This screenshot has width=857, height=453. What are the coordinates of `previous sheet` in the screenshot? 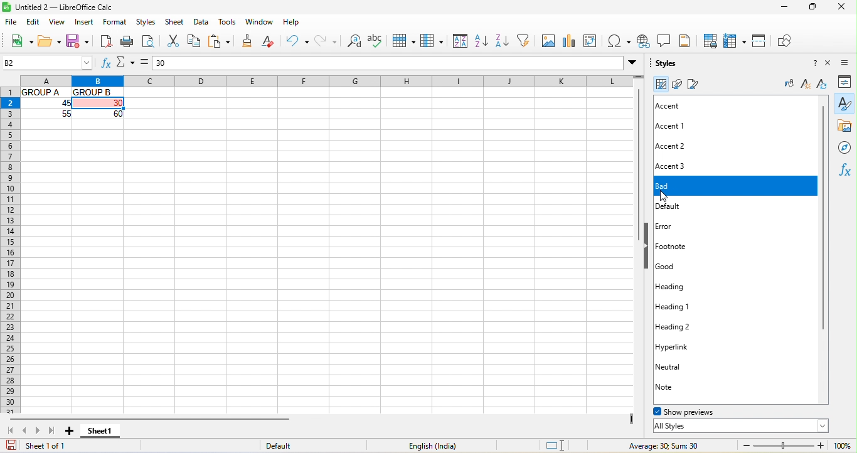 It's located at (26, 431).